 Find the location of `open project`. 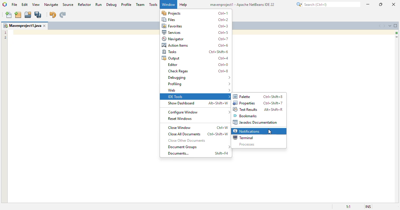

open project is located at coordinates (28, 15).